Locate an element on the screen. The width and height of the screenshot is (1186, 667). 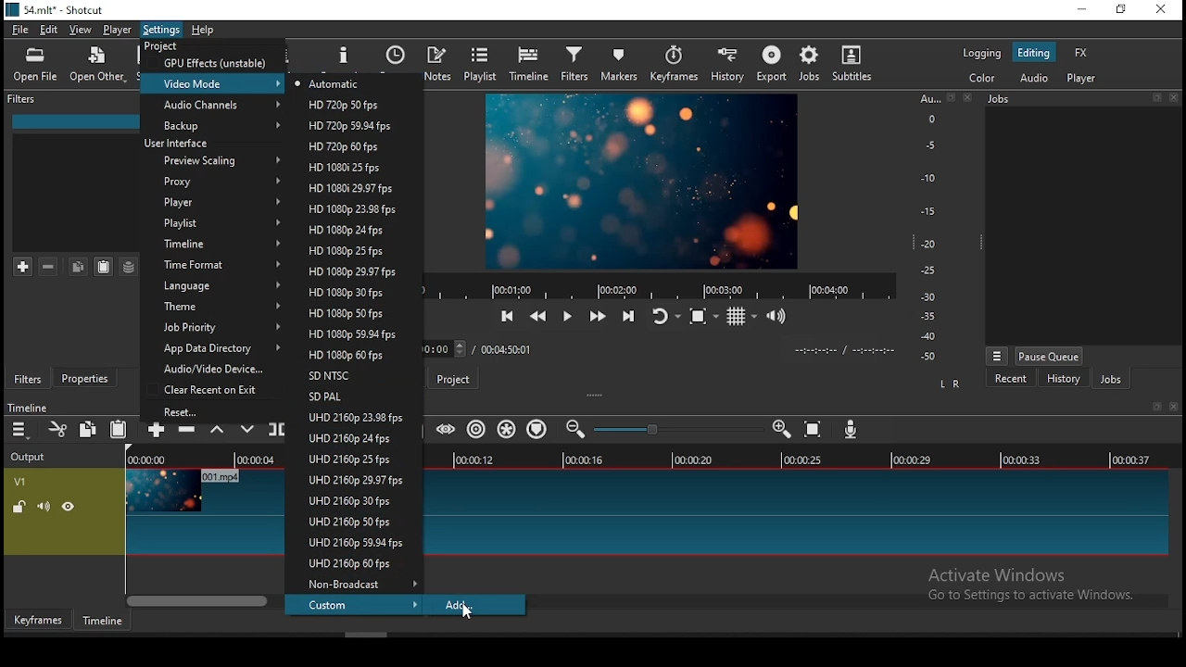
timeline is located at coordinates (531, 64).